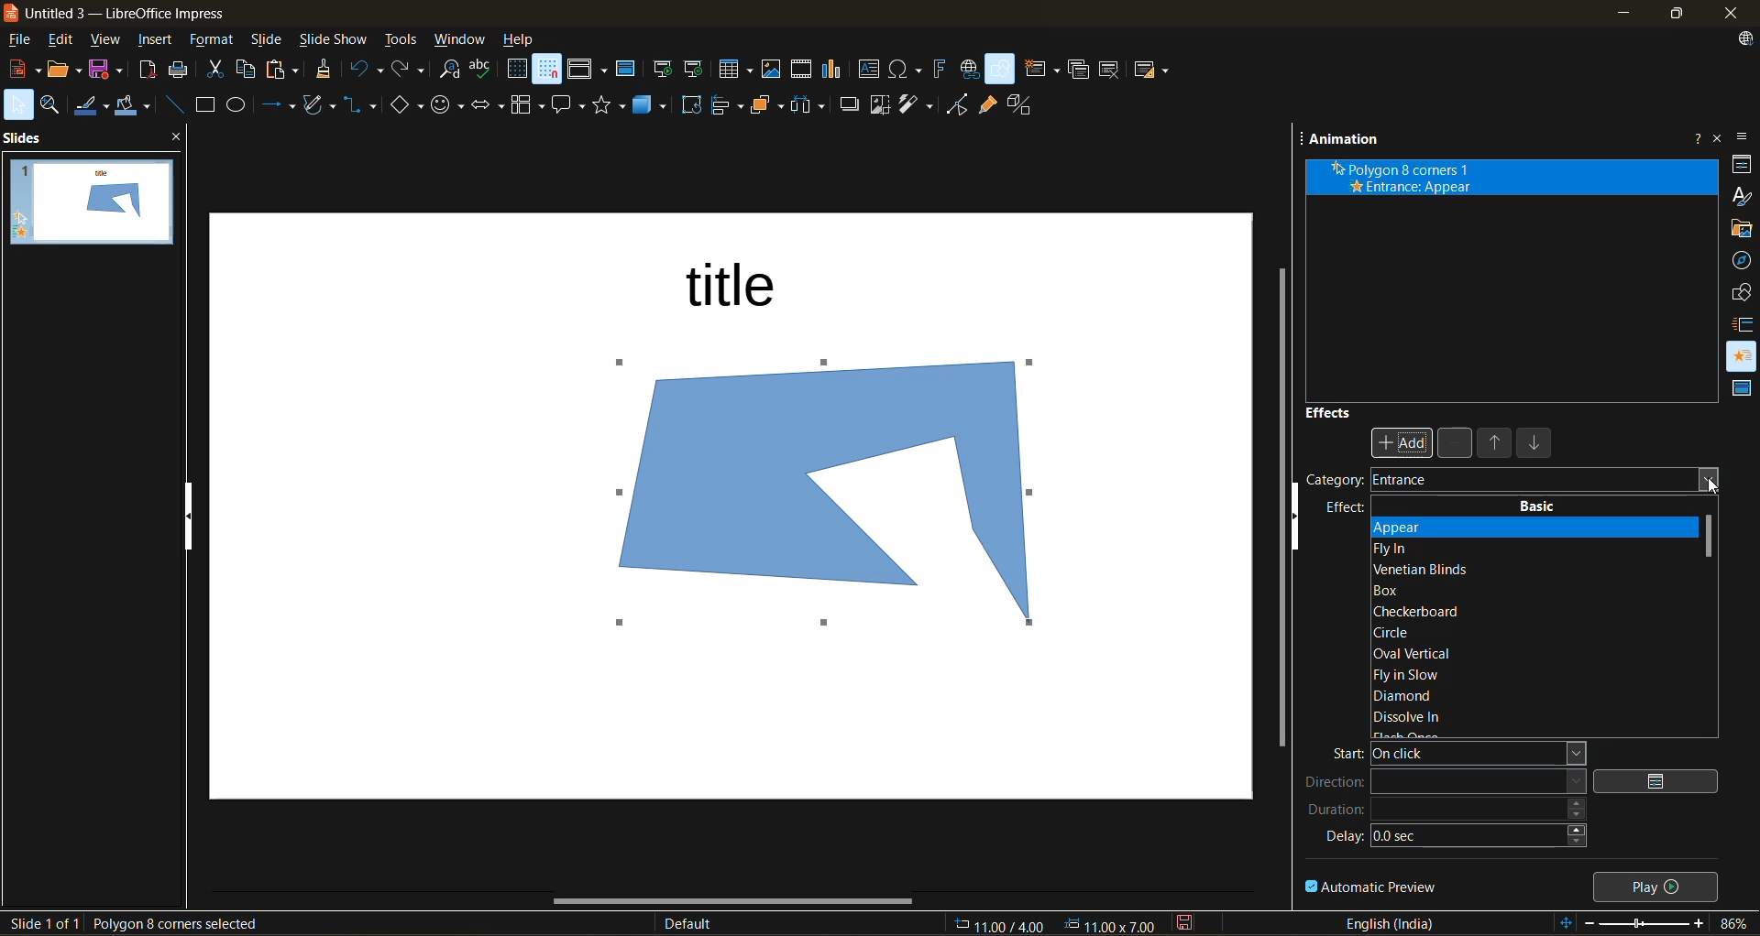  What do you see at coordinates (1183, 922) in the screenshot?
I see `click to save` at bounding box center [1183, 922].